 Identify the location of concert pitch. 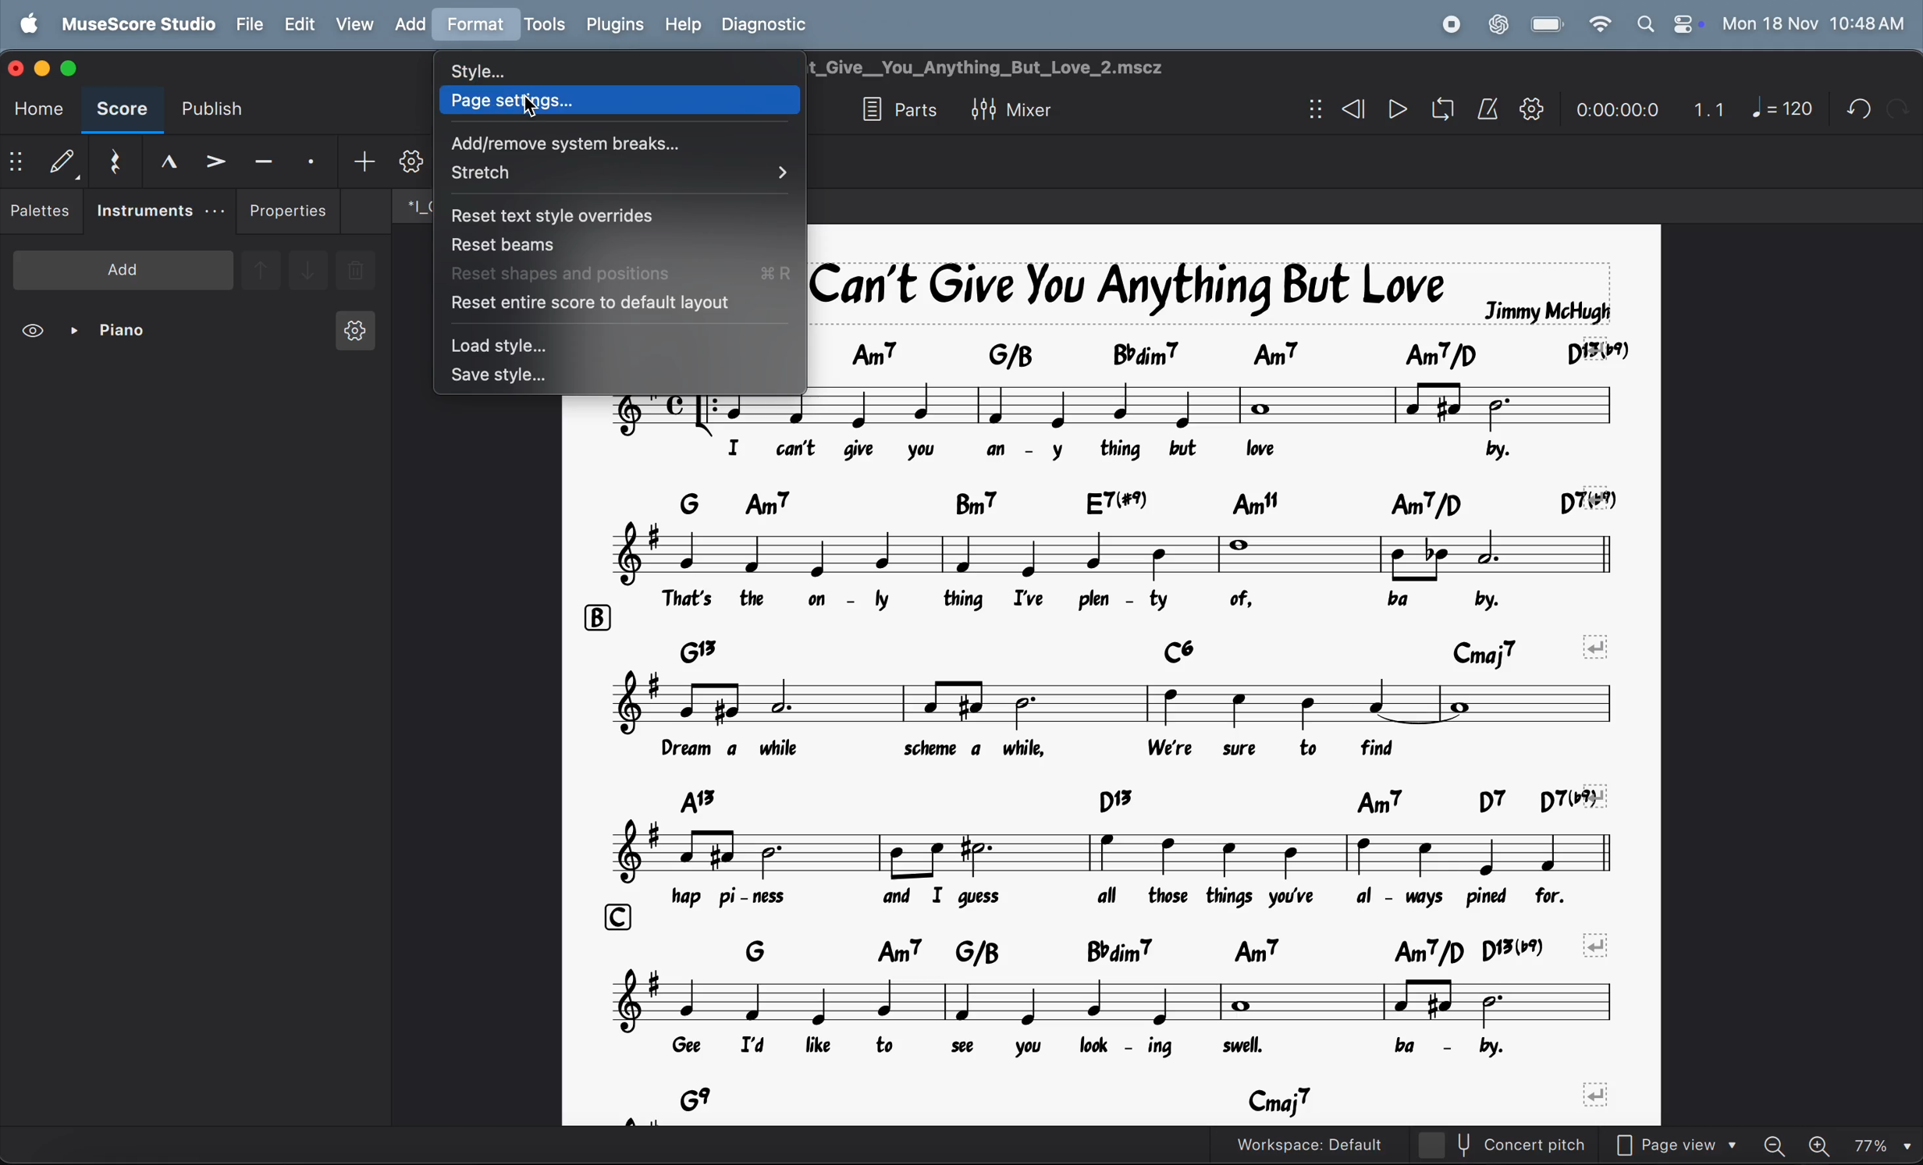
(1533, 1145).